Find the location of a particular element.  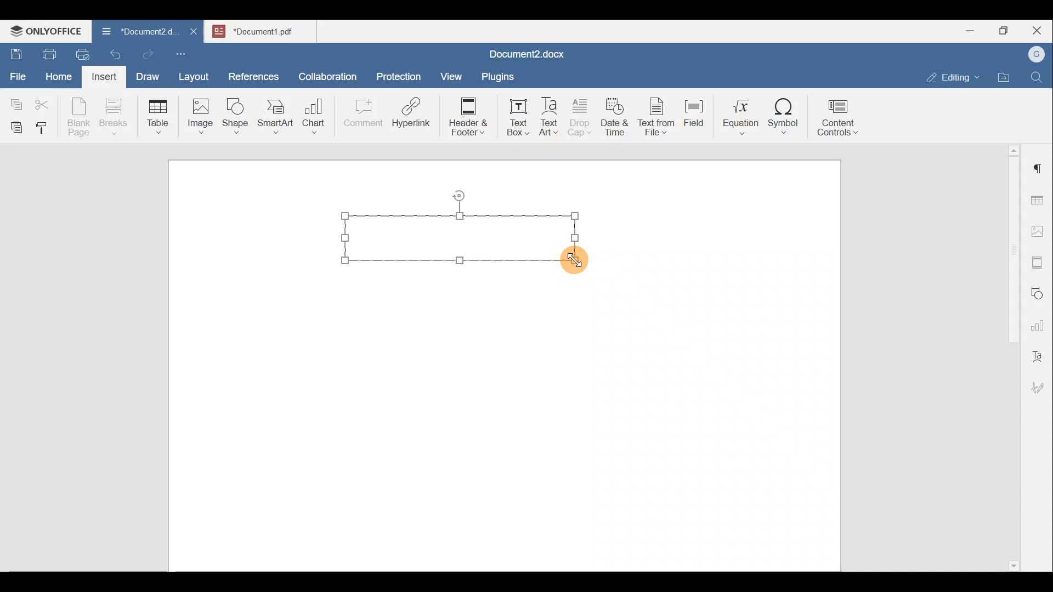

Header & footer is located at coordinates (465, 116).